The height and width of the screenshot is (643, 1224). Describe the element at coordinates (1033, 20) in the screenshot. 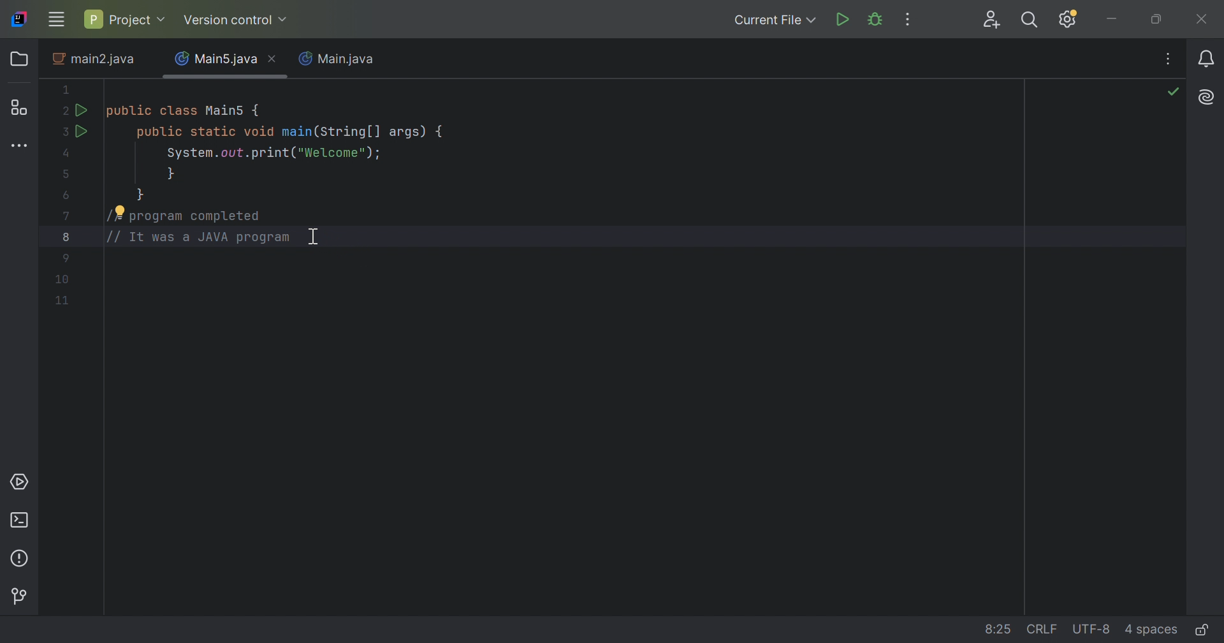

I see `Search` at that location.